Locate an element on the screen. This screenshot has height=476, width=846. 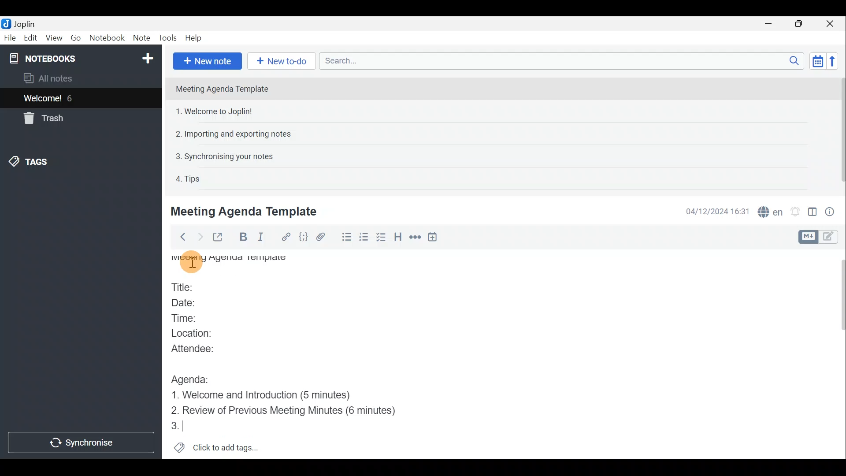
Forward is located at coordinates (199, 237).